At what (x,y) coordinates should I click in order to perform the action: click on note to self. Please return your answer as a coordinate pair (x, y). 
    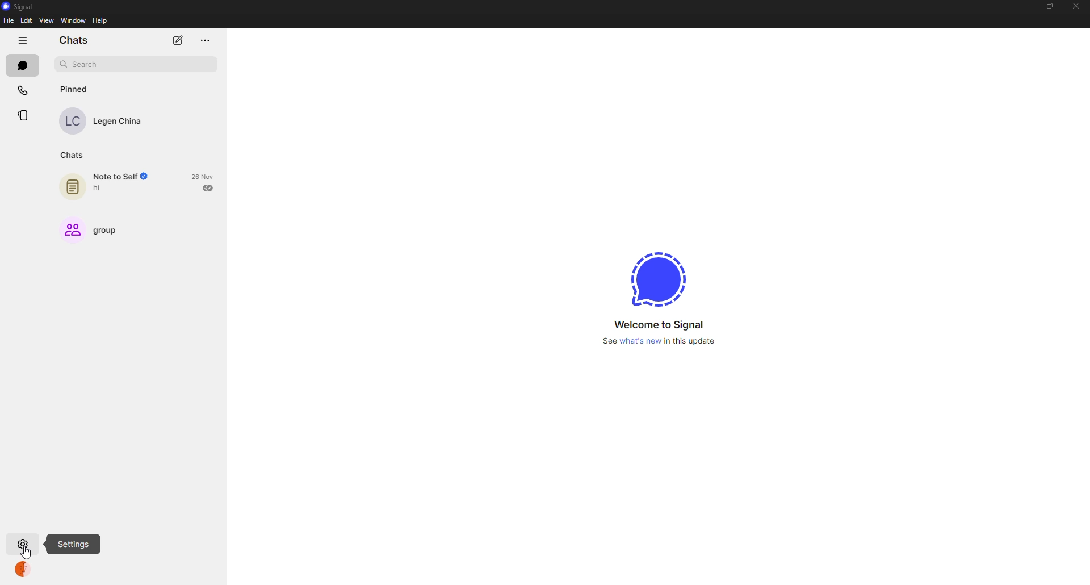
    Looking at the image, I should click on (109, 185).